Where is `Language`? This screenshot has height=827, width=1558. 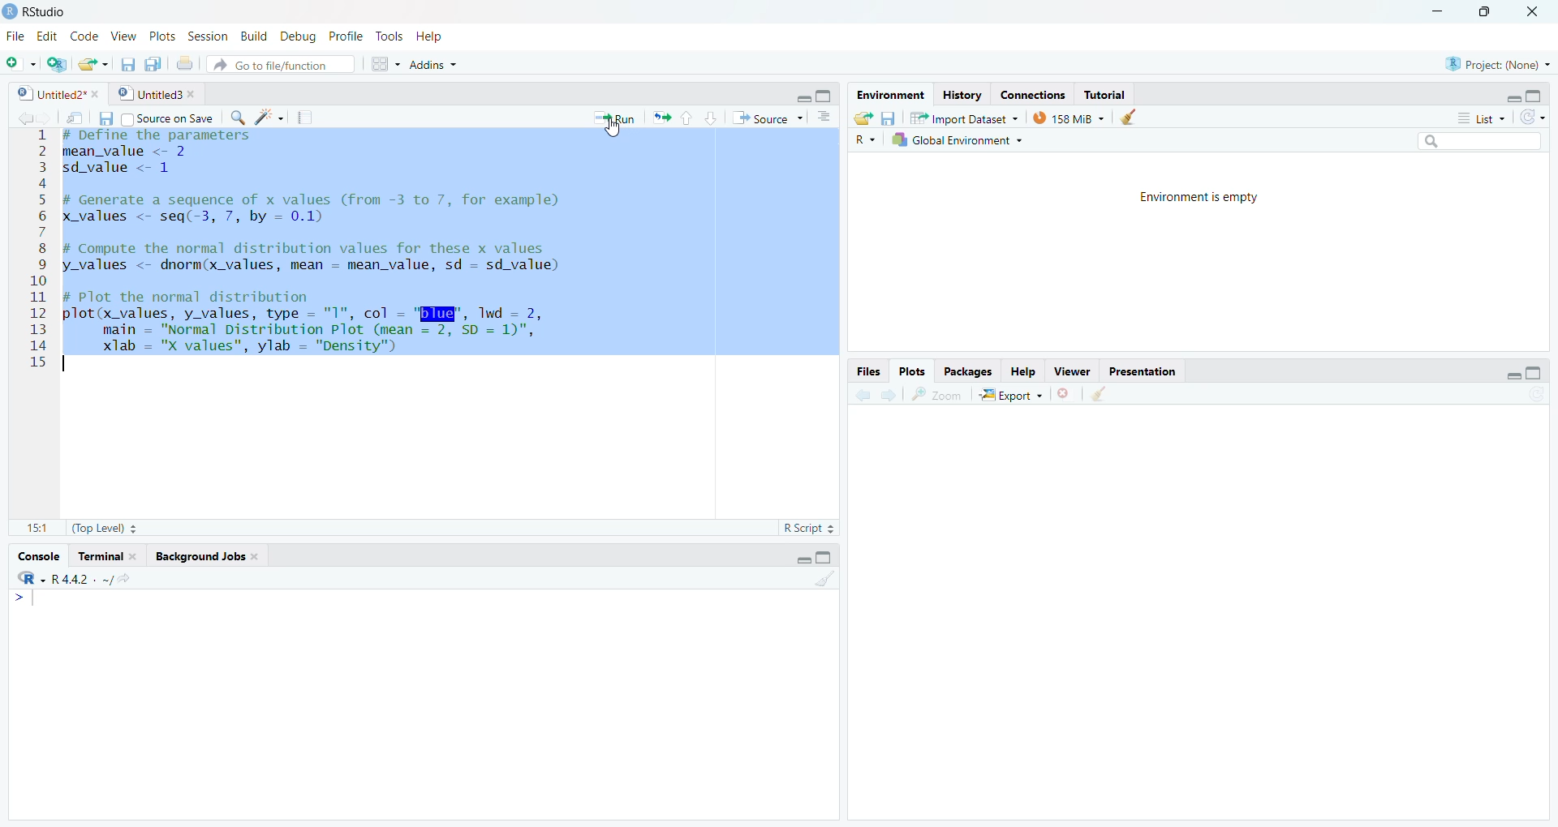 Language is located at coordinates (19, 578).